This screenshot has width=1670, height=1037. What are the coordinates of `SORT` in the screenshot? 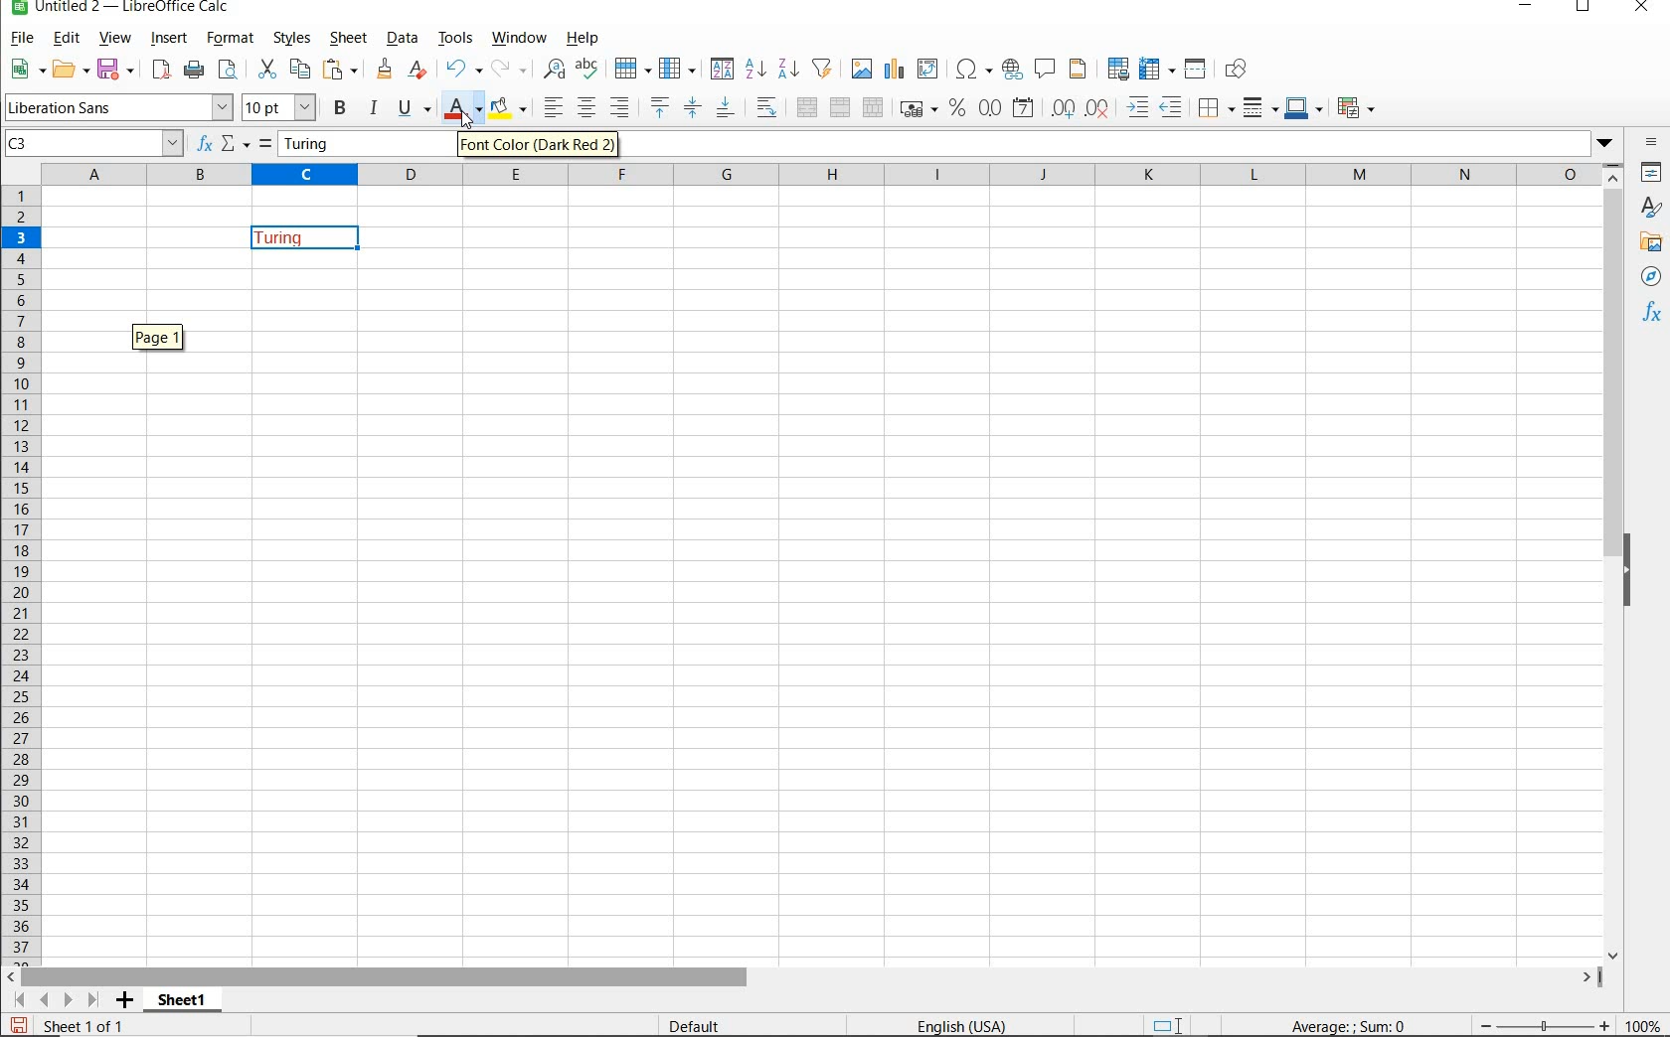 It's located at (720, 69).